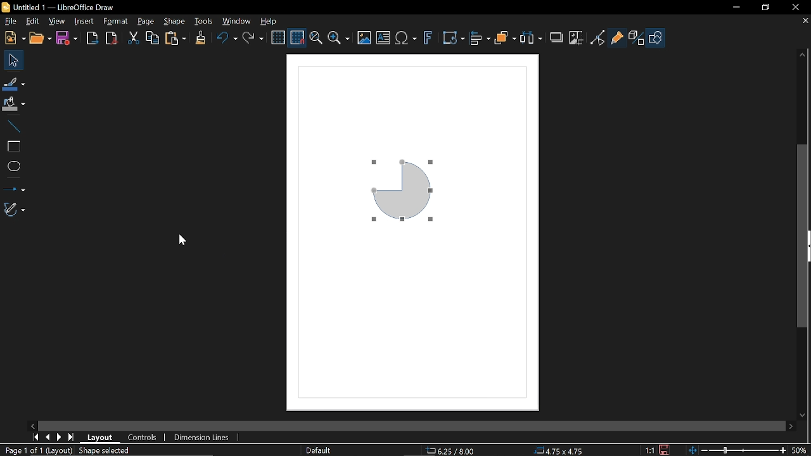  Describe the element at coordinates (321, 450) in the screenshot. I see `Default(Slide master name)` at that location.